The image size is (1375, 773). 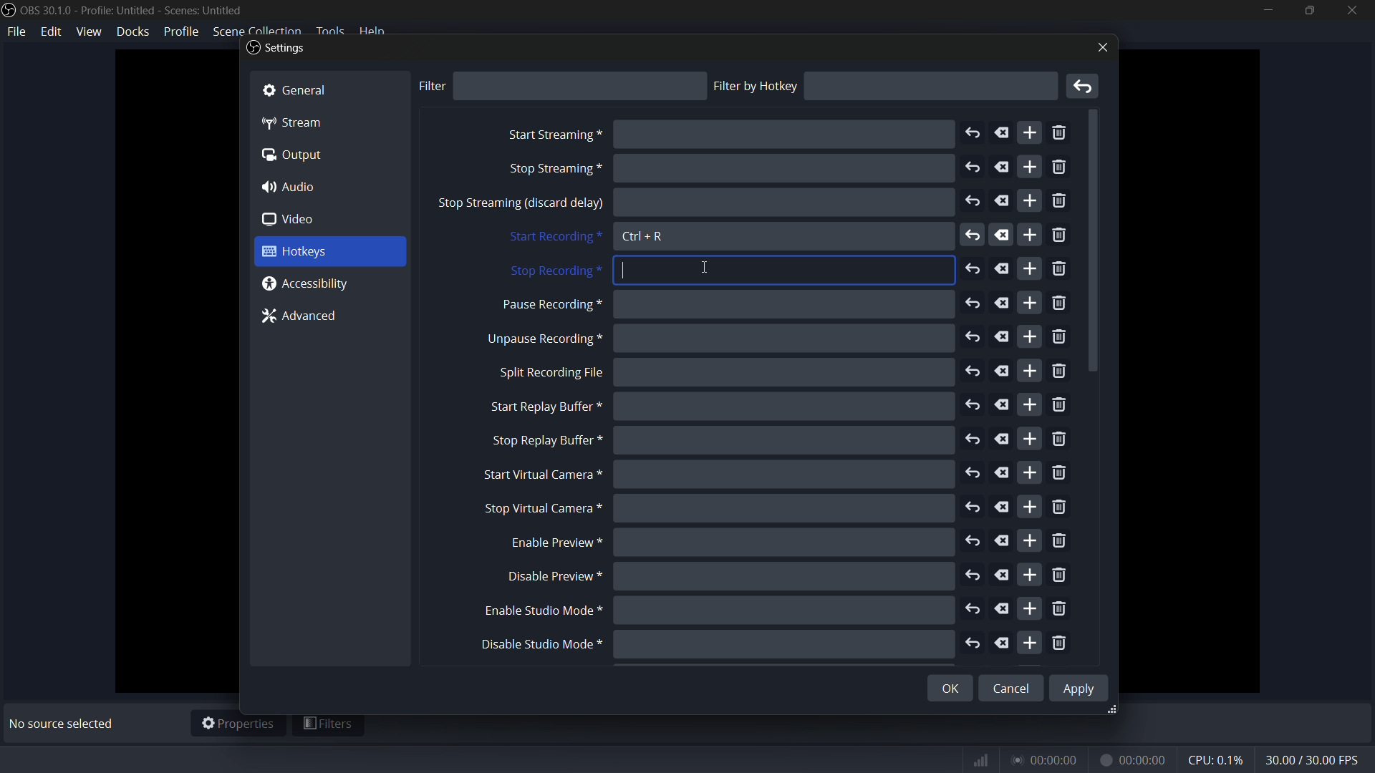 What do you see at coordinates (973, 202) in the screenshot?
I see `undo` at bounding box center [973, 202].